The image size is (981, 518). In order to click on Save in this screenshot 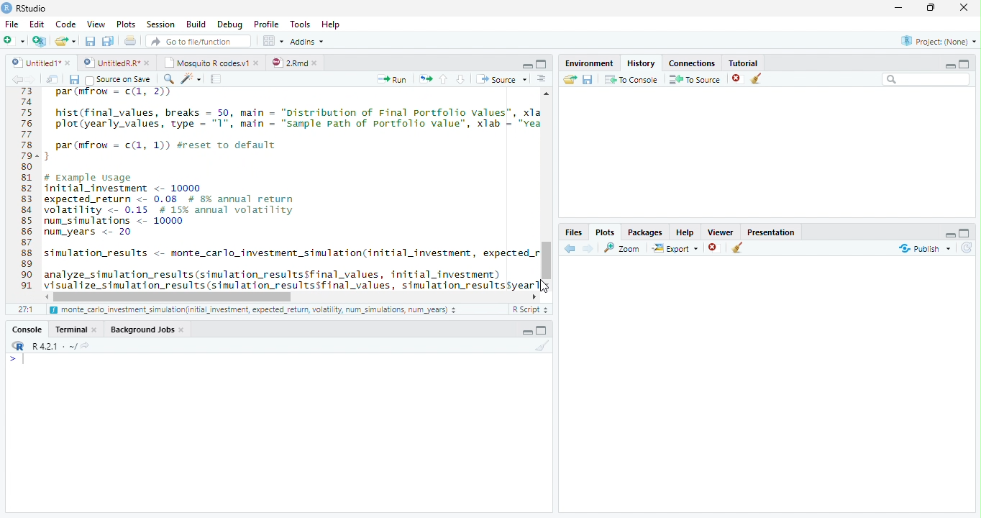, I will do `click(588, 79)`.